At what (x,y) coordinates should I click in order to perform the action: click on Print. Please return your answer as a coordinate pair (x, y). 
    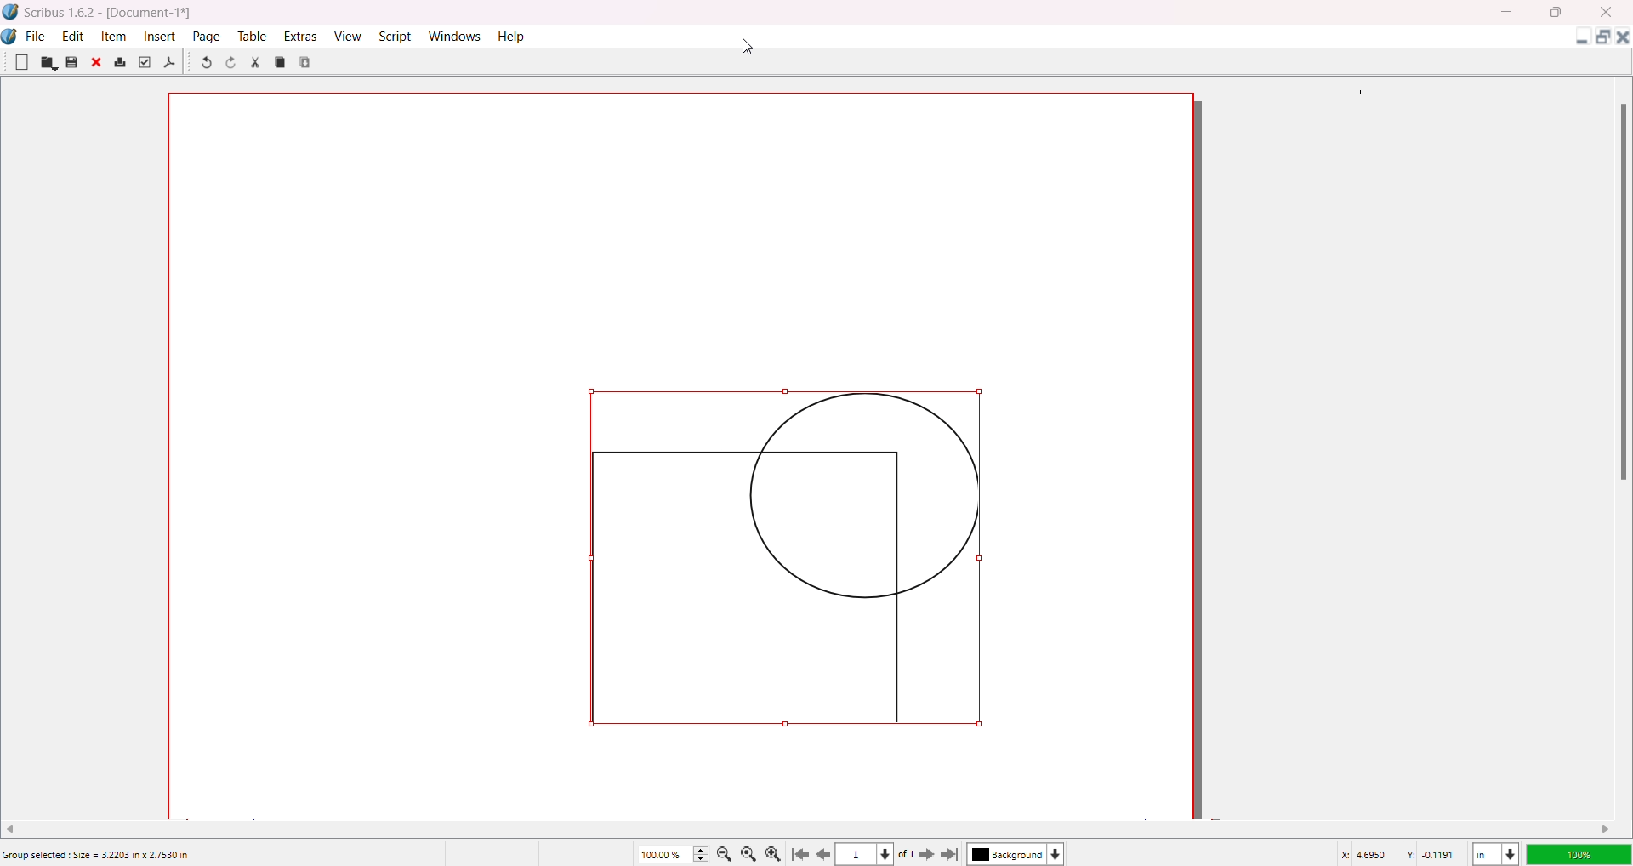
    Looking at the image, I should click on (120, 63).